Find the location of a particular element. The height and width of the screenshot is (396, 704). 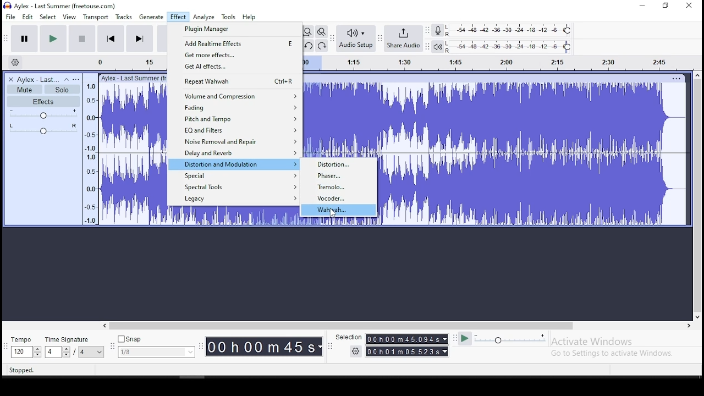

tools is located at coordinates (229, 16).